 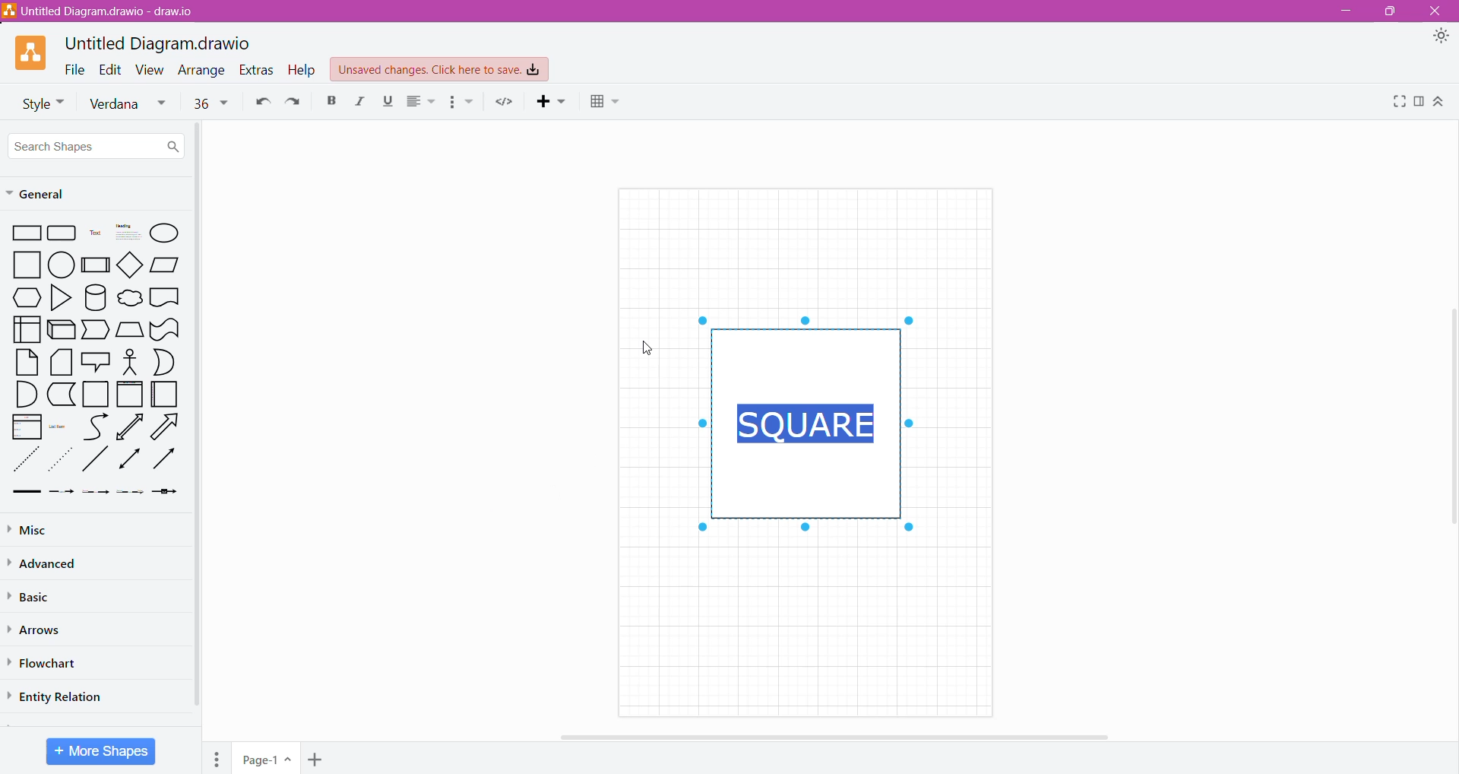 What do you see at coordinates (197, 430) in the screenshot?
I see `Vertical Scroll Bar` at bounding box center [197, 430].